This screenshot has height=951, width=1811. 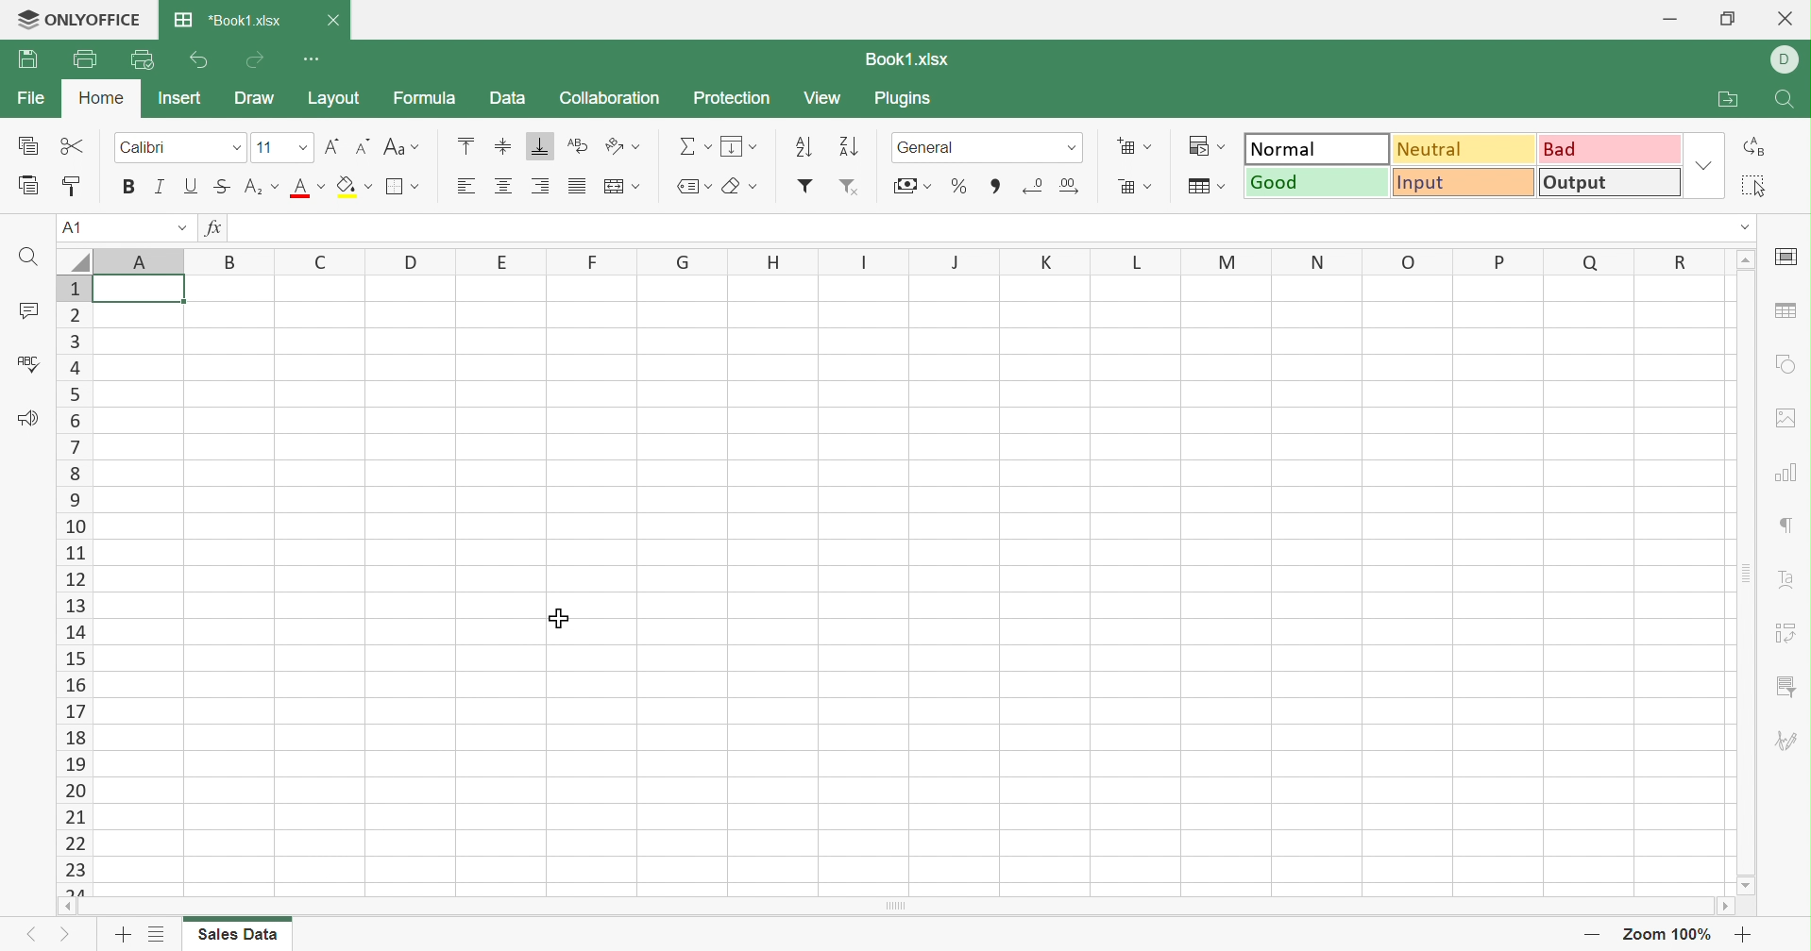 What do you see at coordinates (609, 98) in the screenshot?
I see `Collaboration` at bounding box center [609, 98].